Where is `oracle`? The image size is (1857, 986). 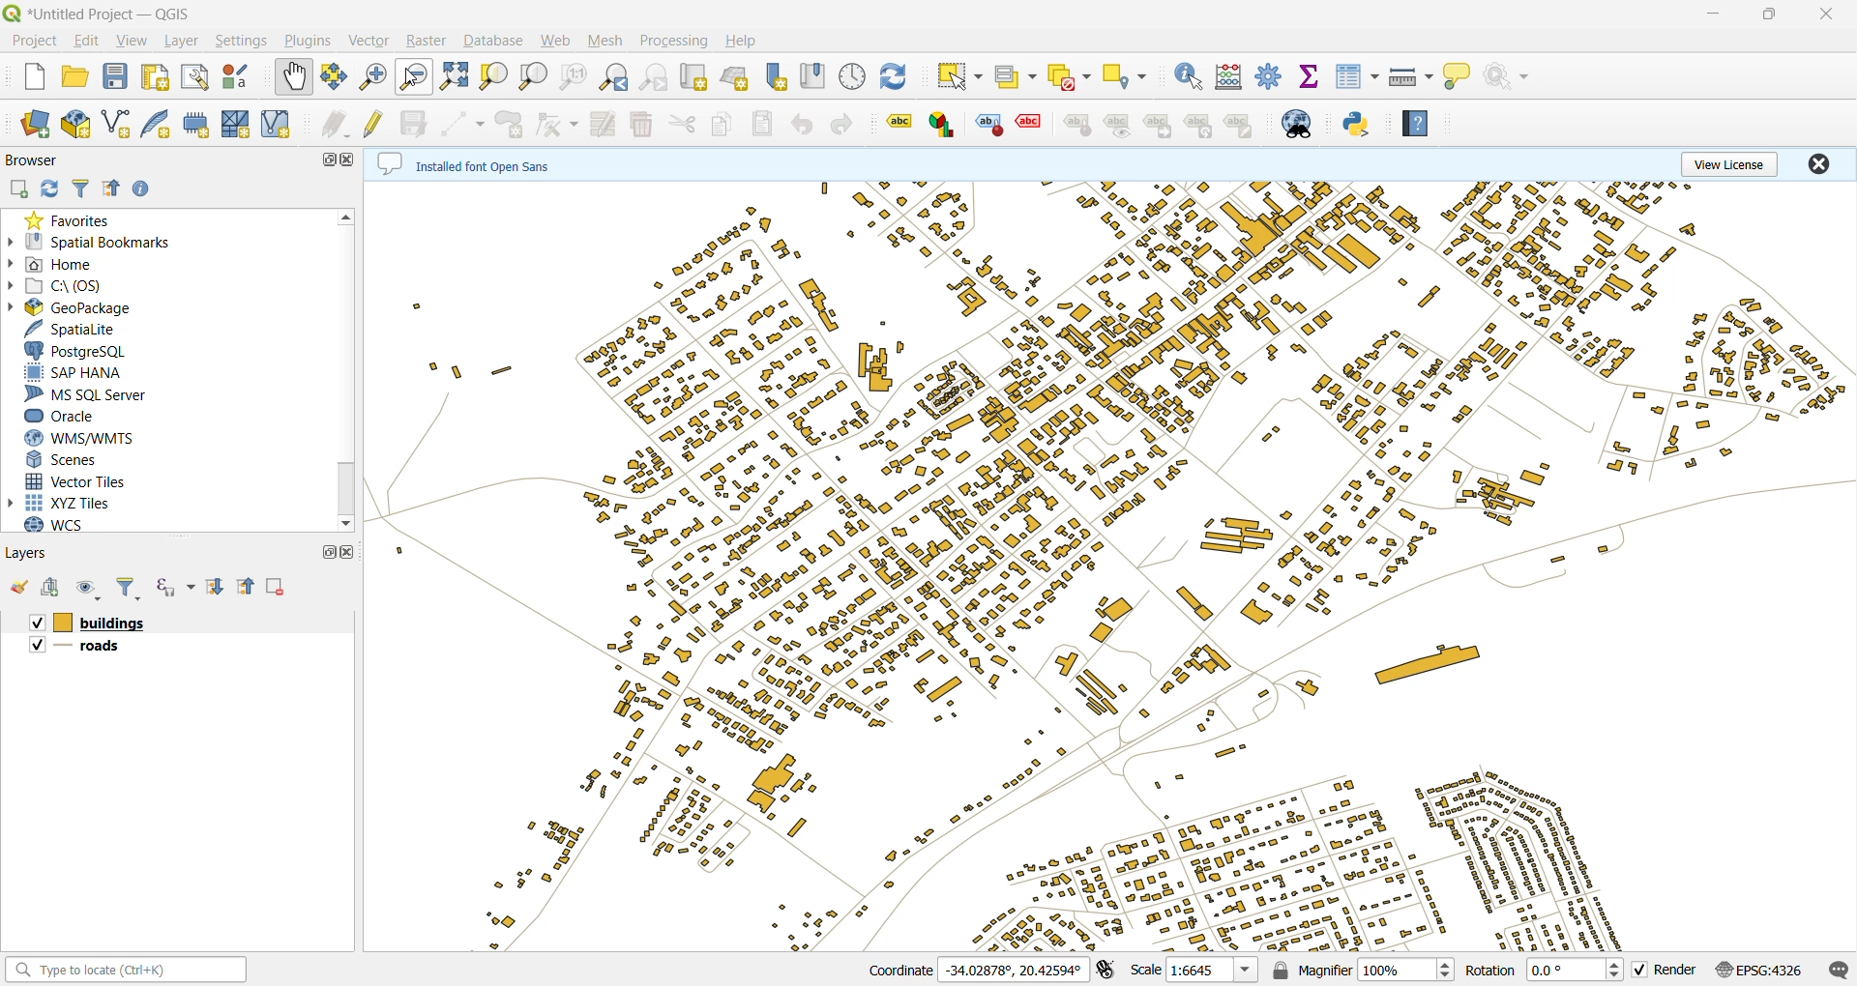
oracle is located at coordinates (67, 416).